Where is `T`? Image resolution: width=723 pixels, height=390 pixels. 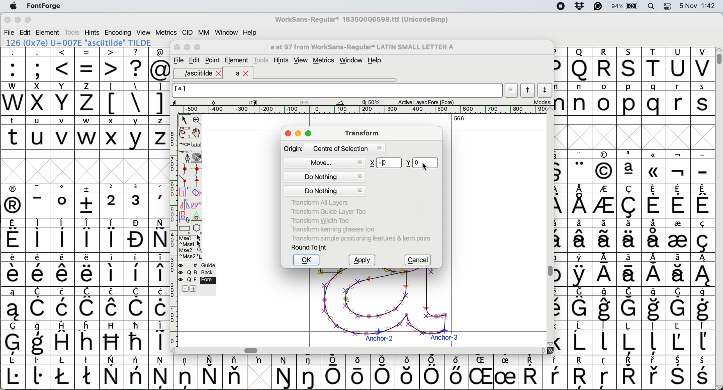
T is located at coordinates (655, 65).